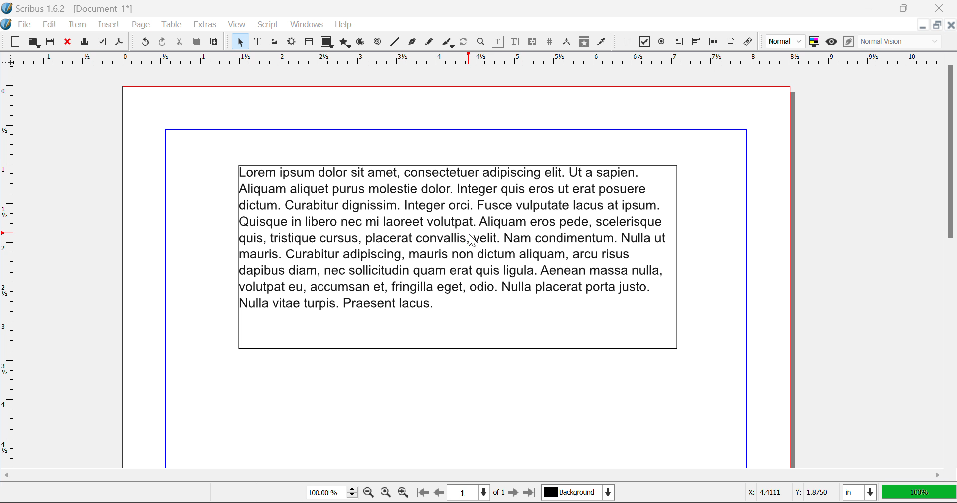 The height and width of the screenshot is (503, 957). Describe the element at coordinates (258, 43) in the screenshot. I see `Text Frames` at that location.